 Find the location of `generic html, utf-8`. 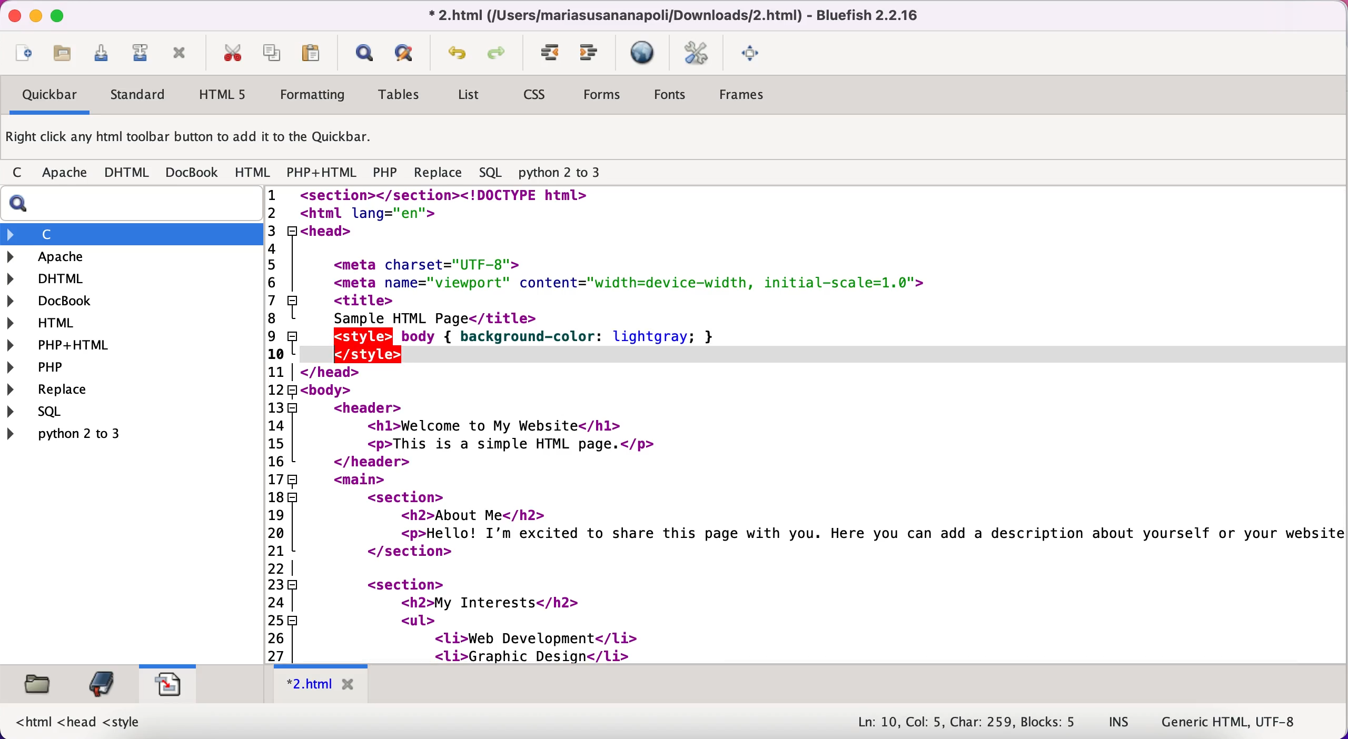

generic html, utf-8 is located at coordinates (1238, 721).